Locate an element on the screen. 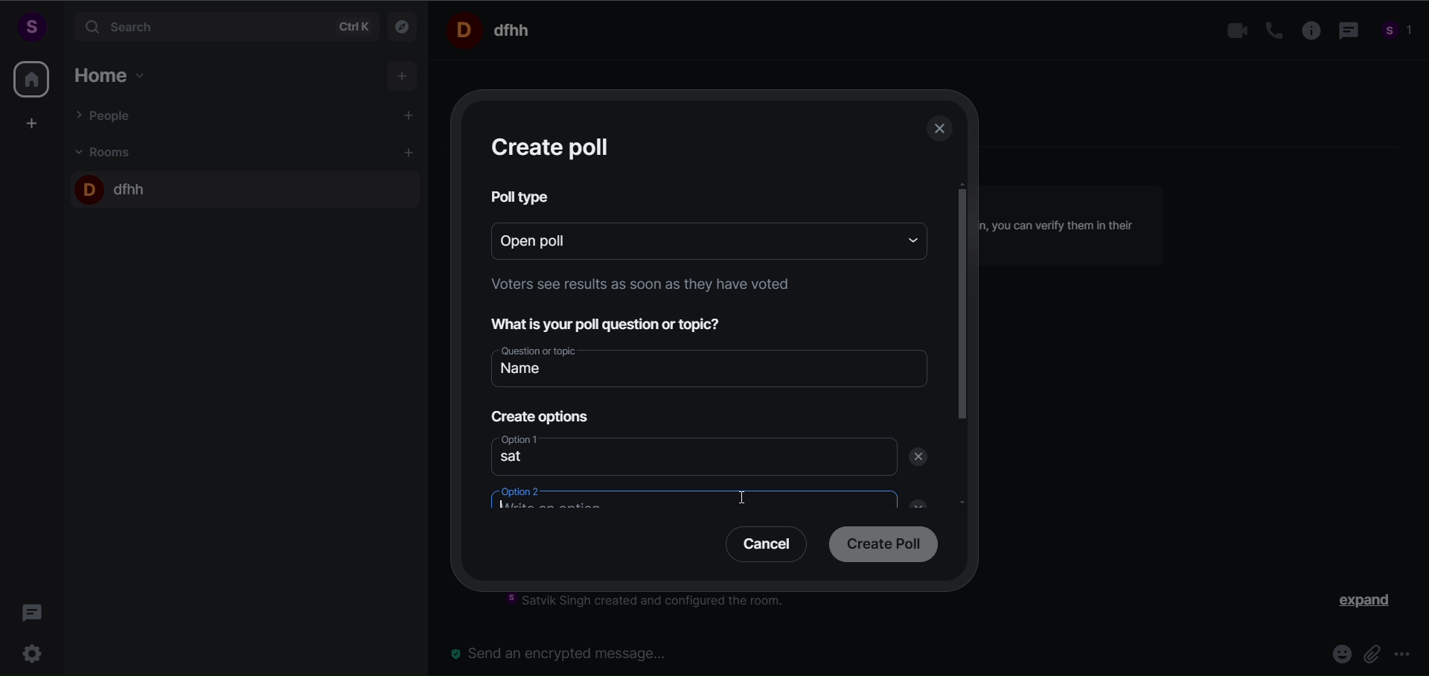  question is located at coordinates (616, 322).